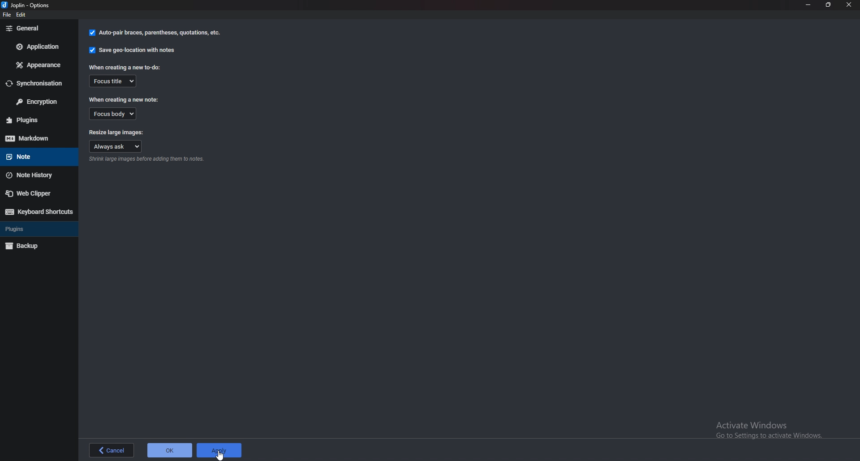 This screenshot has width=860, height=461. Describe the element at coordinates (849, 4) in the screenshot. I see `close` at that location.